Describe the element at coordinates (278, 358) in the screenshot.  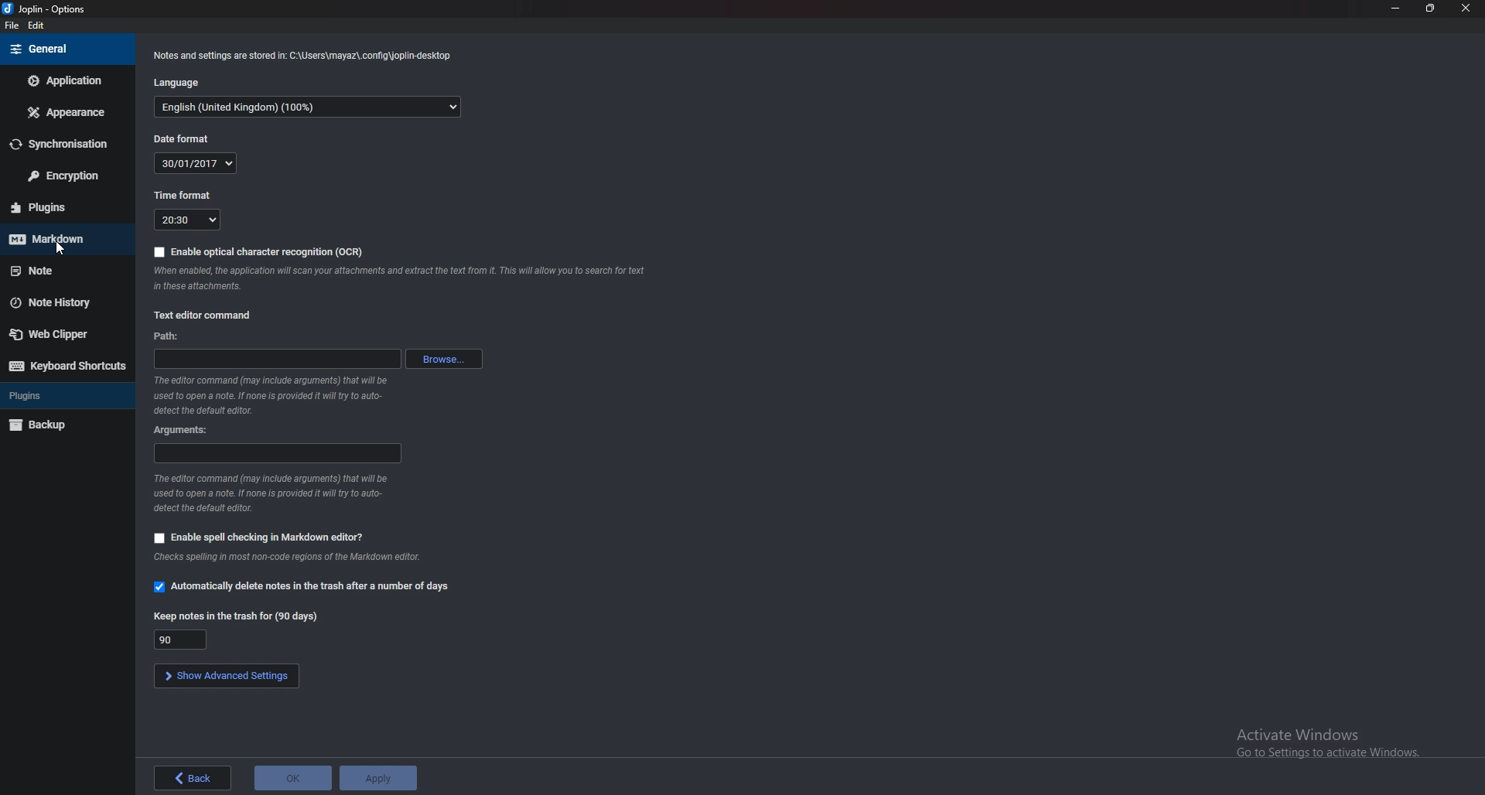
I see `path` at that location.